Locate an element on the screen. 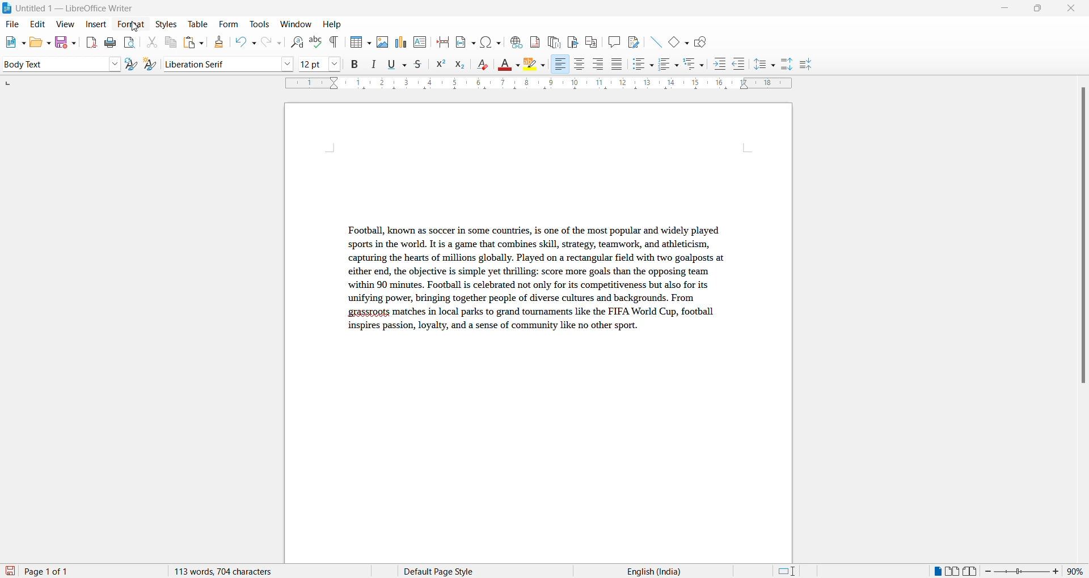 This screenshot has height=578, width=1089. font size is located at coordinates (311, 63).